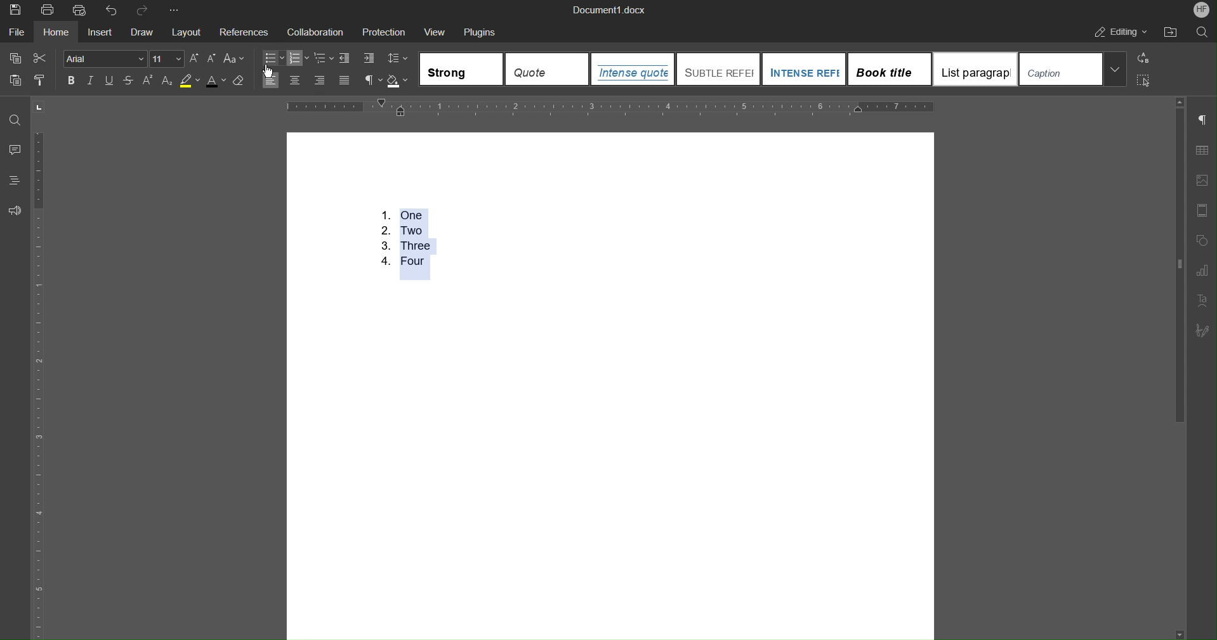  I want to click on Home, so click(58, 30).